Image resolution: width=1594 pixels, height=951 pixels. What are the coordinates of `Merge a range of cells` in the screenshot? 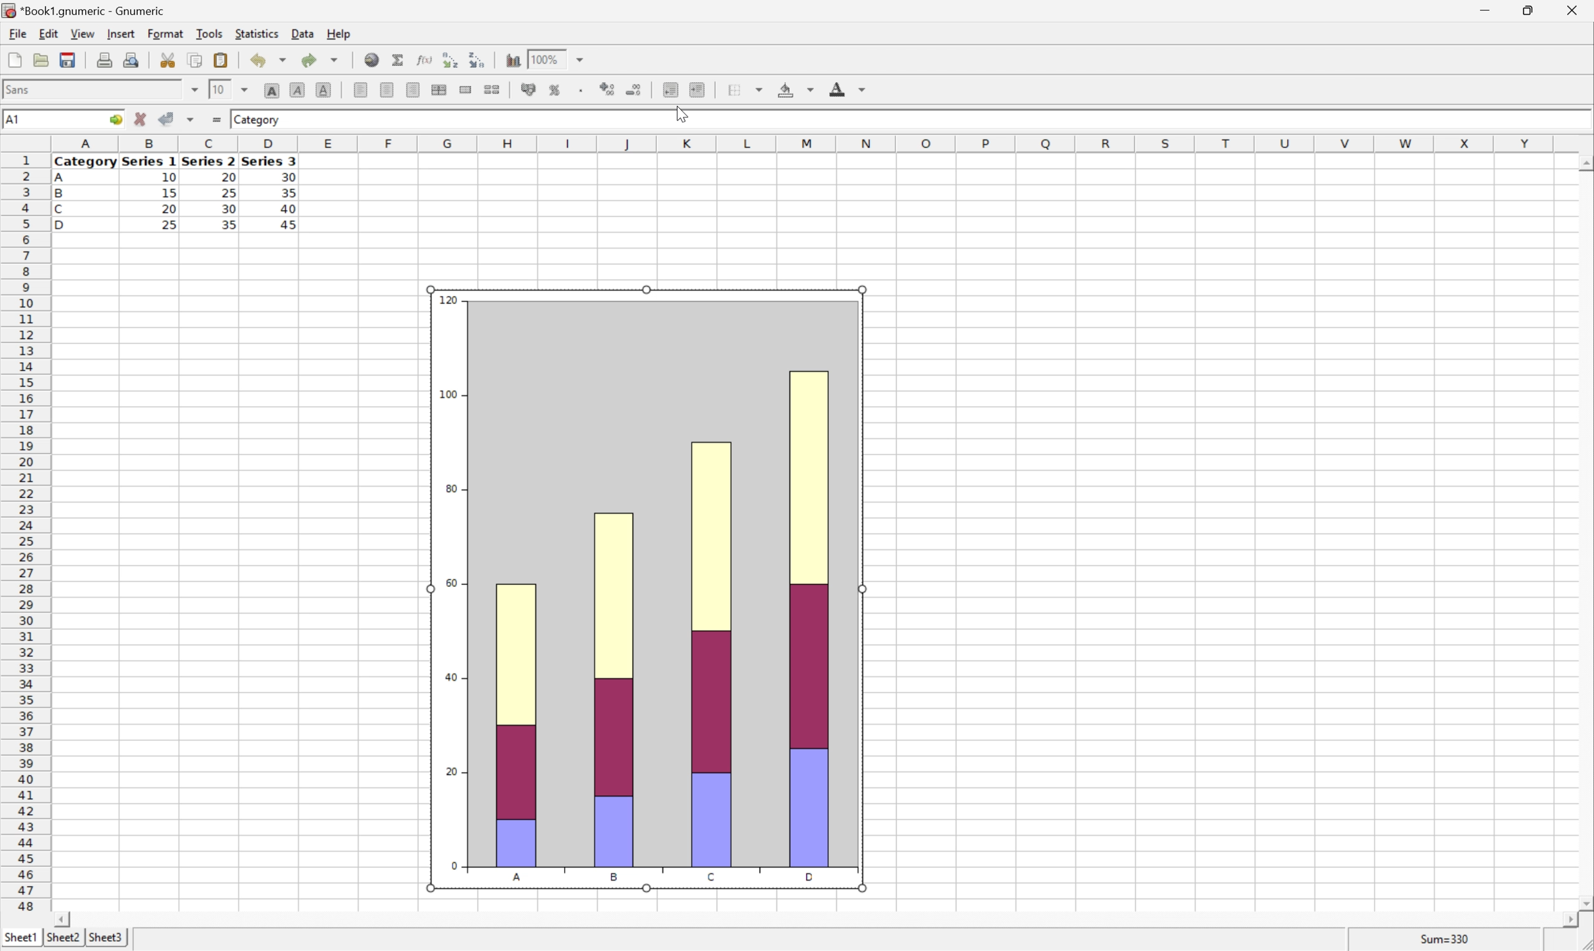 It's located at (465, 89).